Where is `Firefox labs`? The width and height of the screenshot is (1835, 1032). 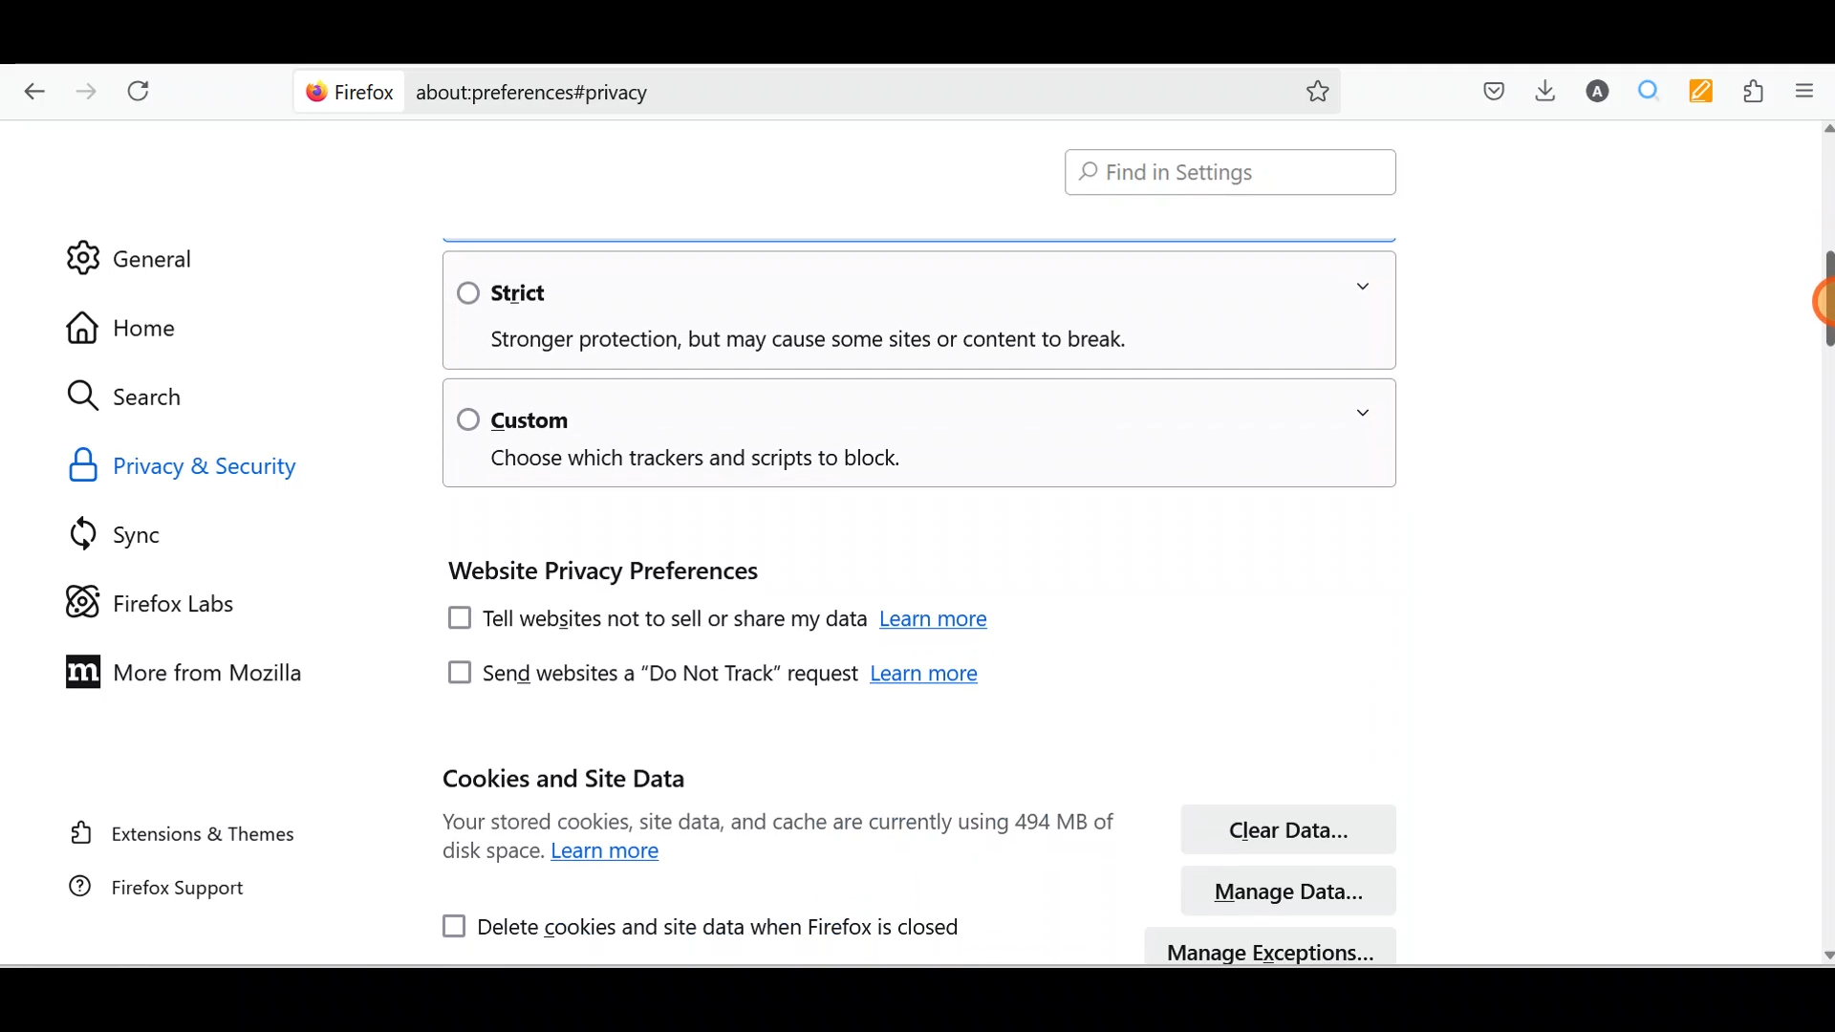 Firefox labs is located at coordinates (147, 600).